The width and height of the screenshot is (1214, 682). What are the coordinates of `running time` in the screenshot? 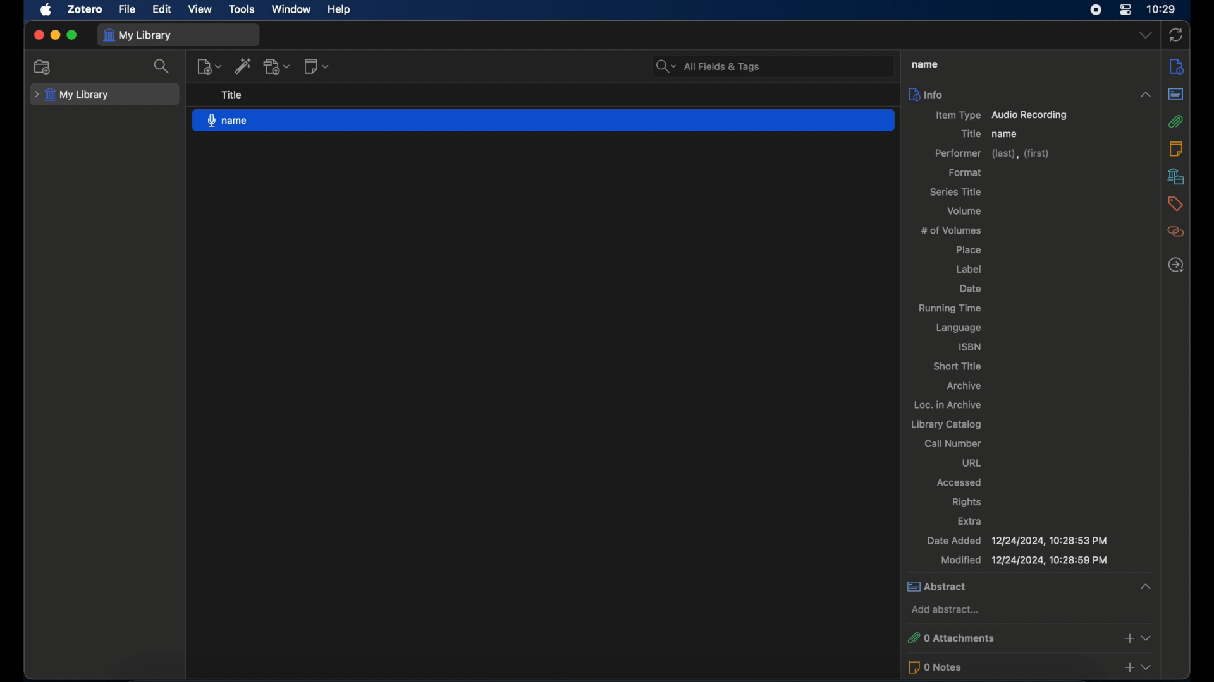 It's located at (949, 309).